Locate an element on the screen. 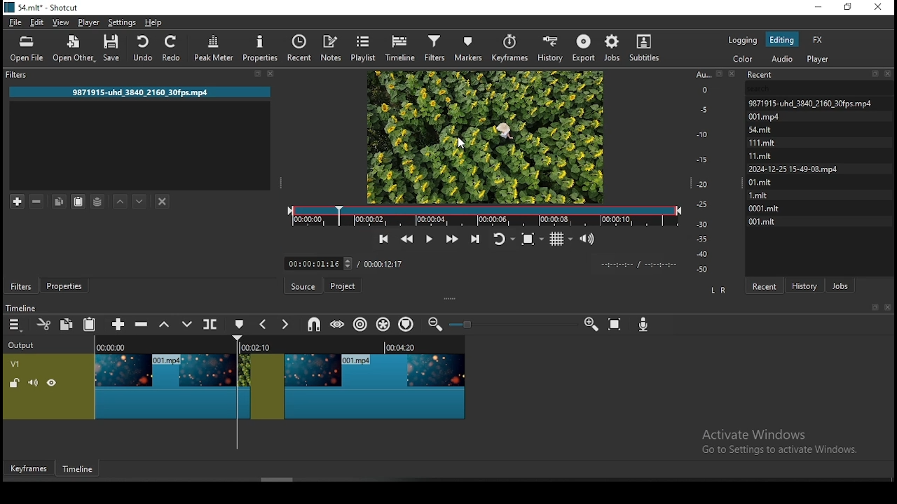 This screenshot has width=897, height=504. L R is located at coordinates (719, 291).